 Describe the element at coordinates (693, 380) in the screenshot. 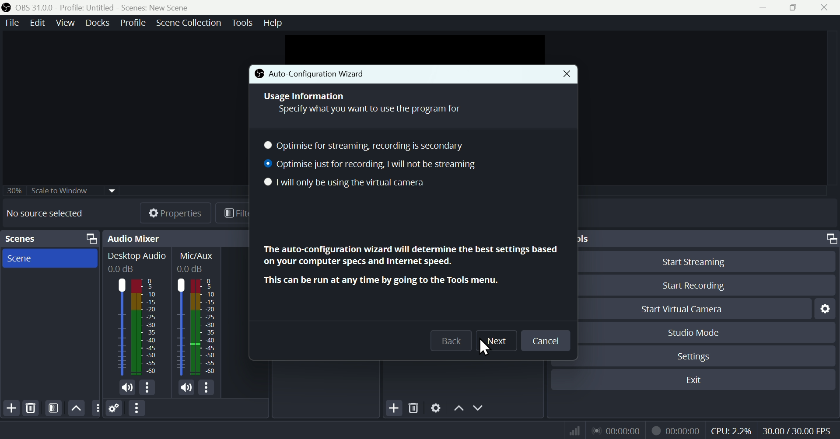

I see `Exit` at that location.